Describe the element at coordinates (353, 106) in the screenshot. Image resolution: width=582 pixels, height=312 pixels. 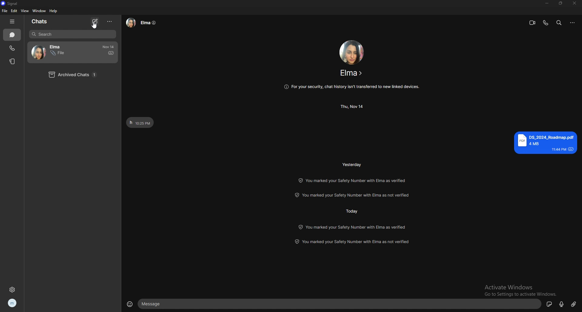
I see `time` at that location.